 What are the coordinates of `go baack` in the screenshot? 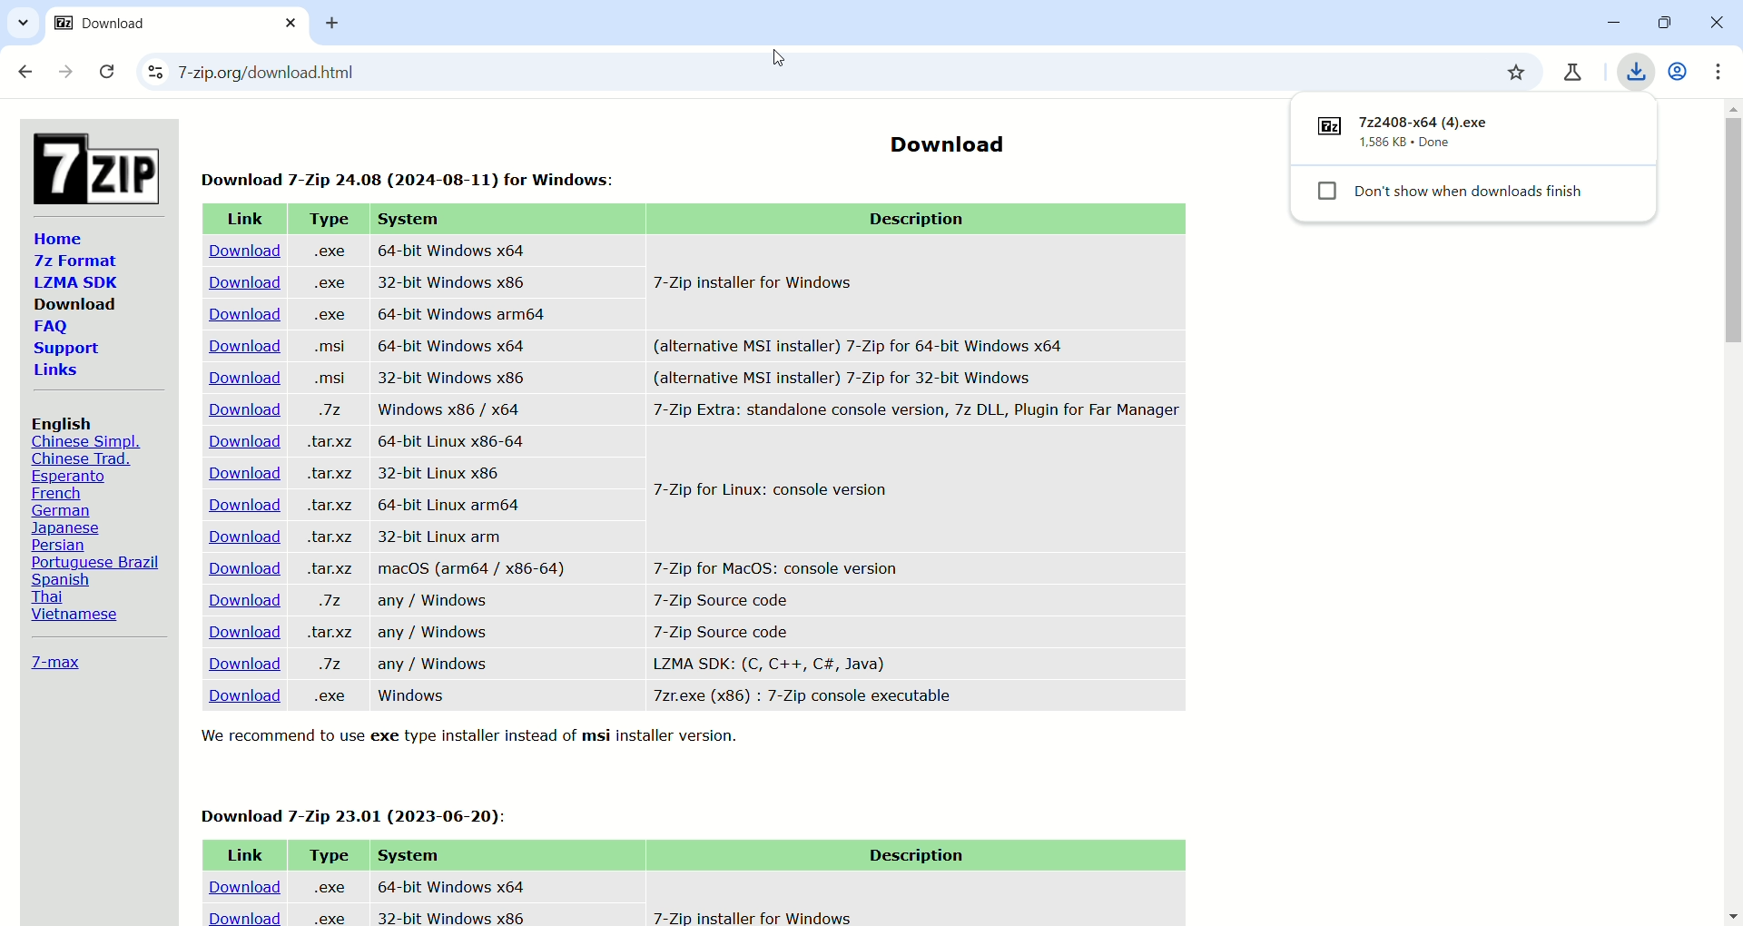 It's located at (26, 73).